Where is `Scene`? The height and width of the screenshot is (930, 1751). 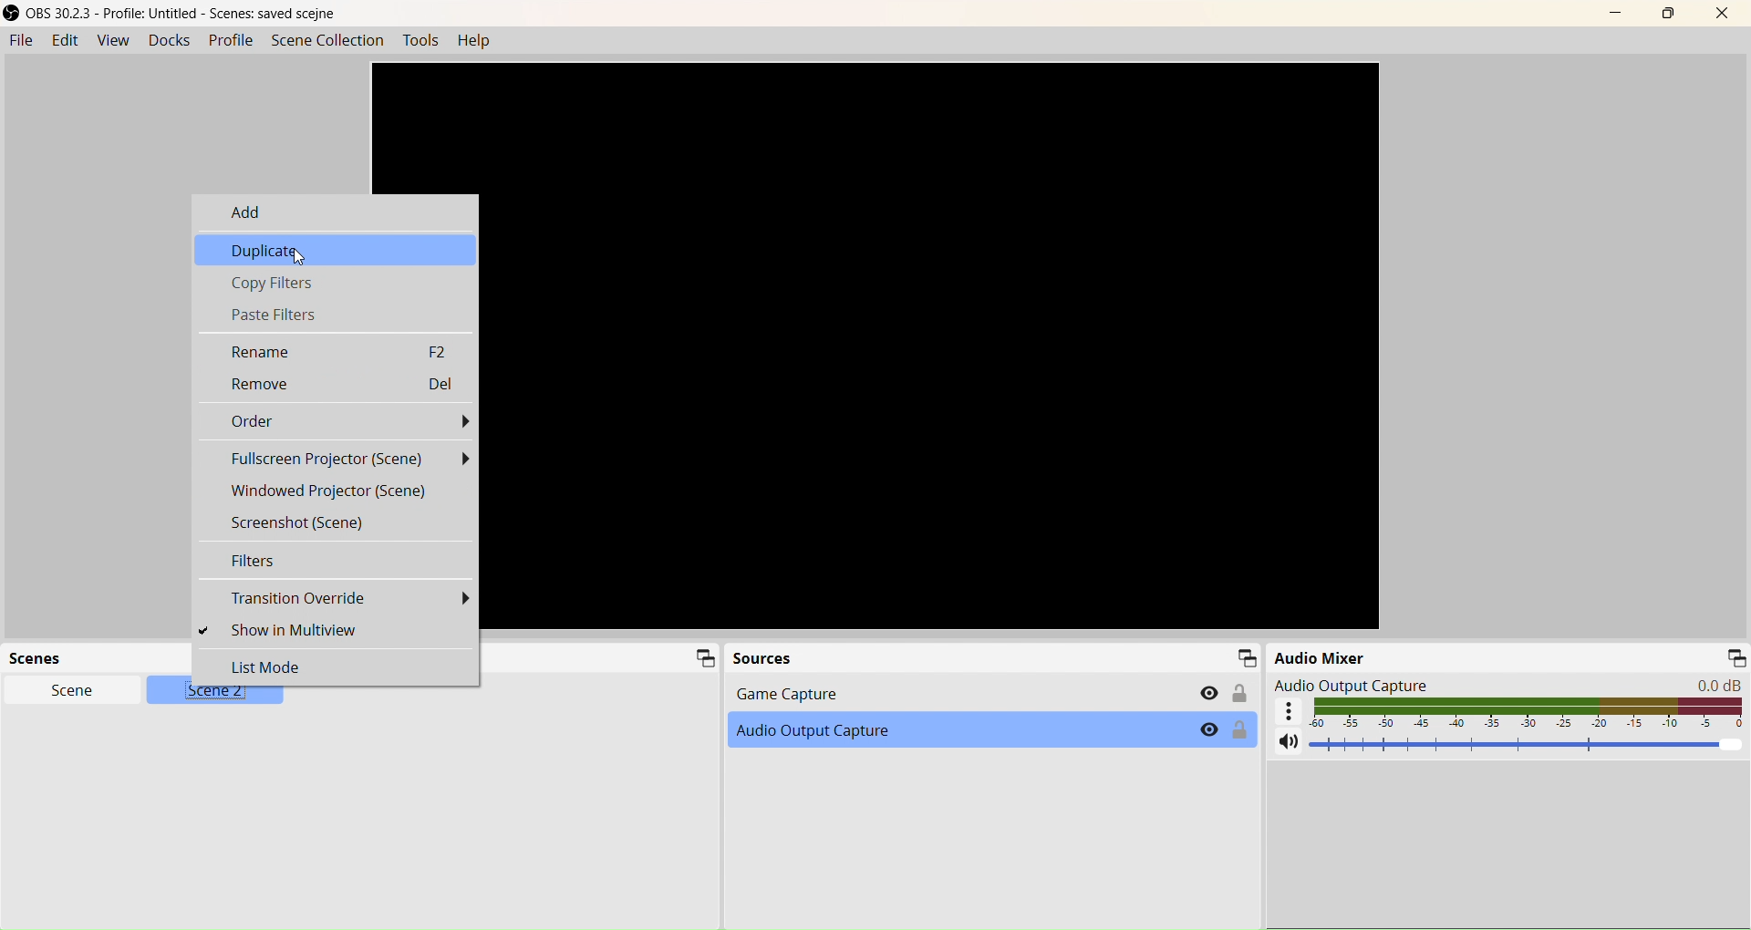 Scene is located at coordinates (72, 690).